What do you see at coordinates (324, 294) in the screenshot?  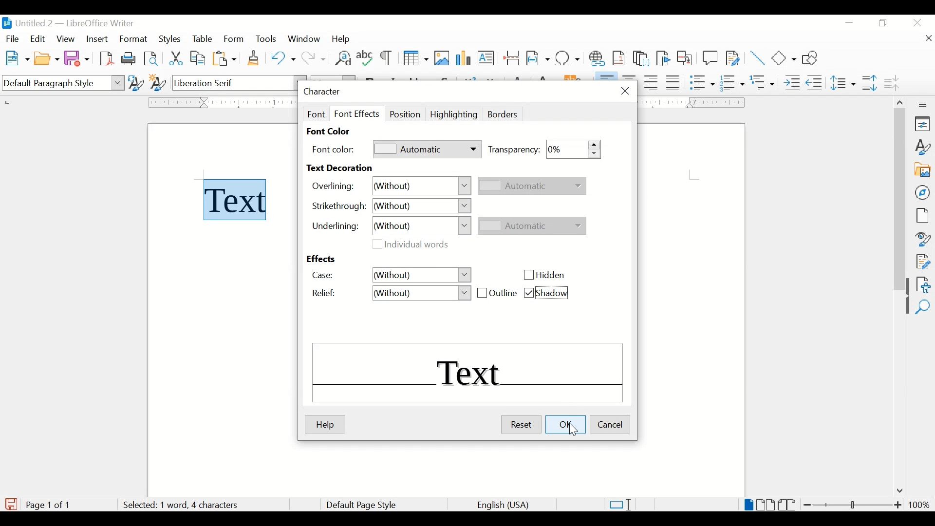 I see `relief` at bounding box center [324, 294].